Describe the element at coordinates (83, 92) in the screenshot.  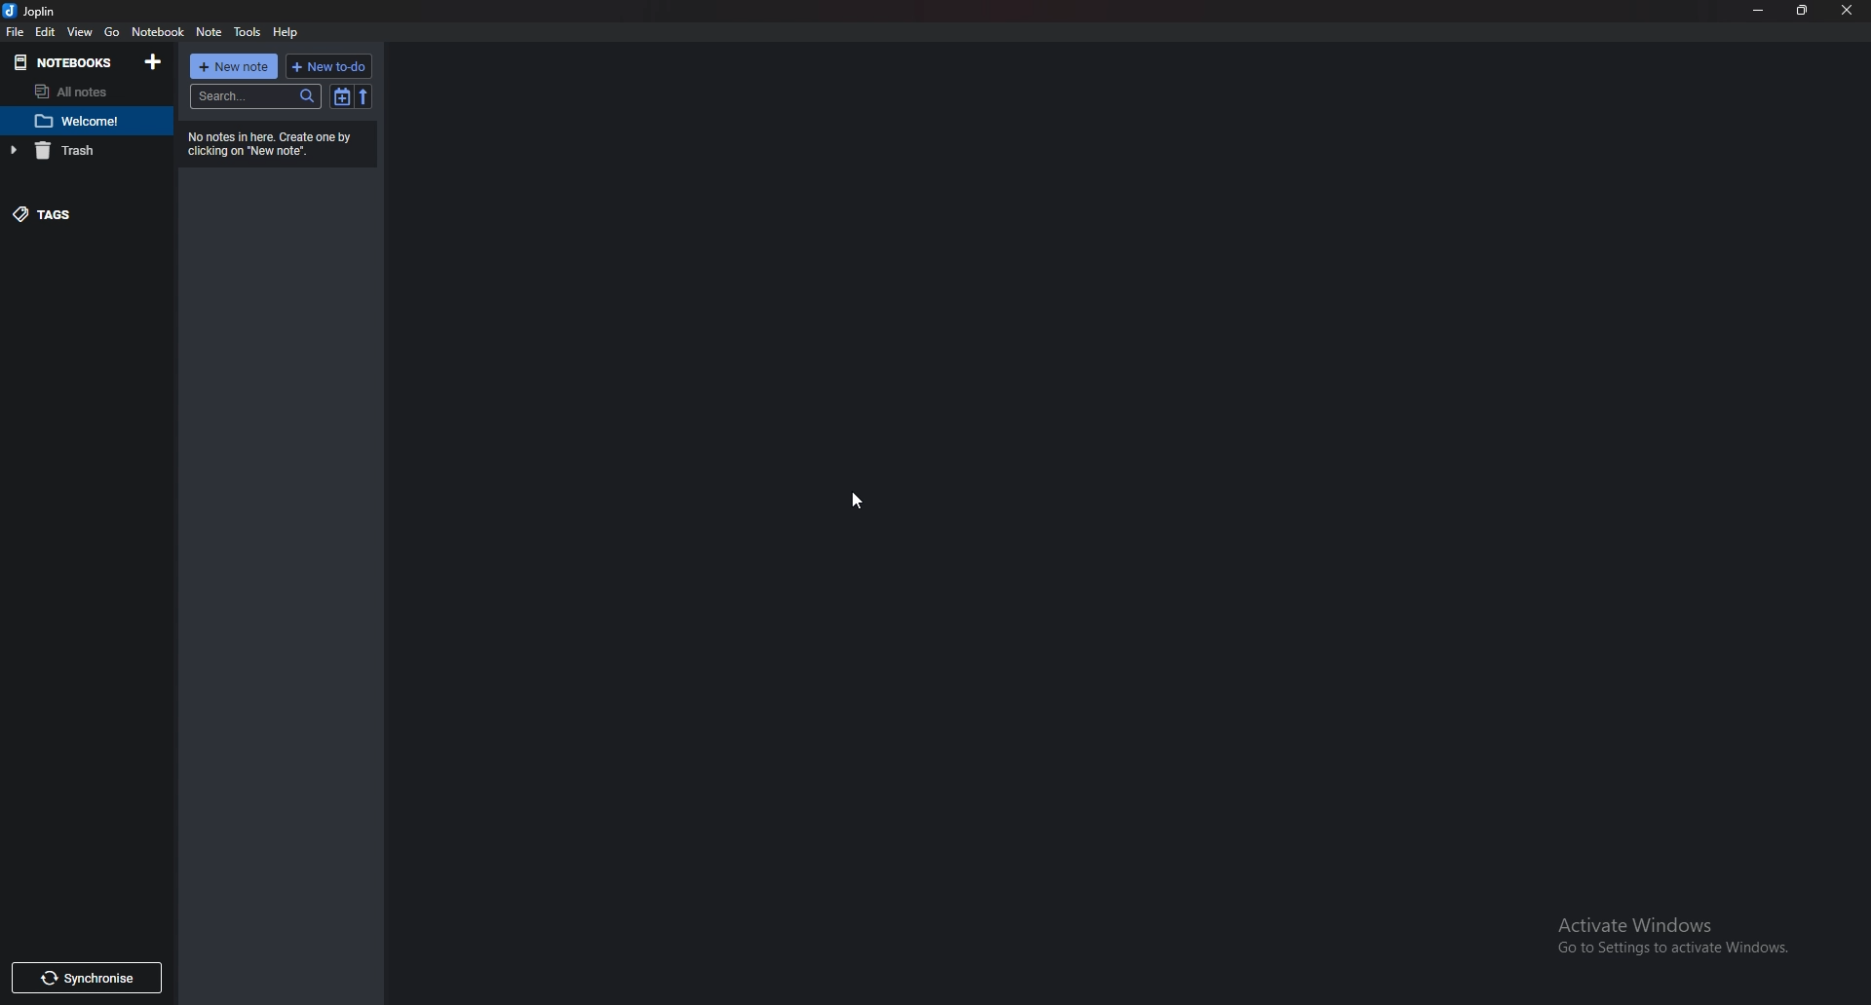
I see `All notes` at that location.